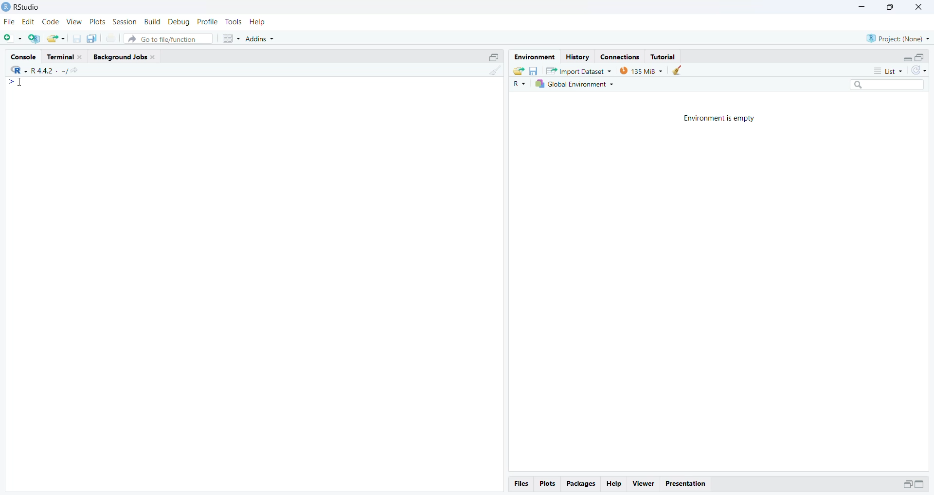 The height and width of the screenshot is (495, 934). What do you see at coordinates (66, 56) in the screenshot?
I see `Terminal` at bounding box center [66, 56].